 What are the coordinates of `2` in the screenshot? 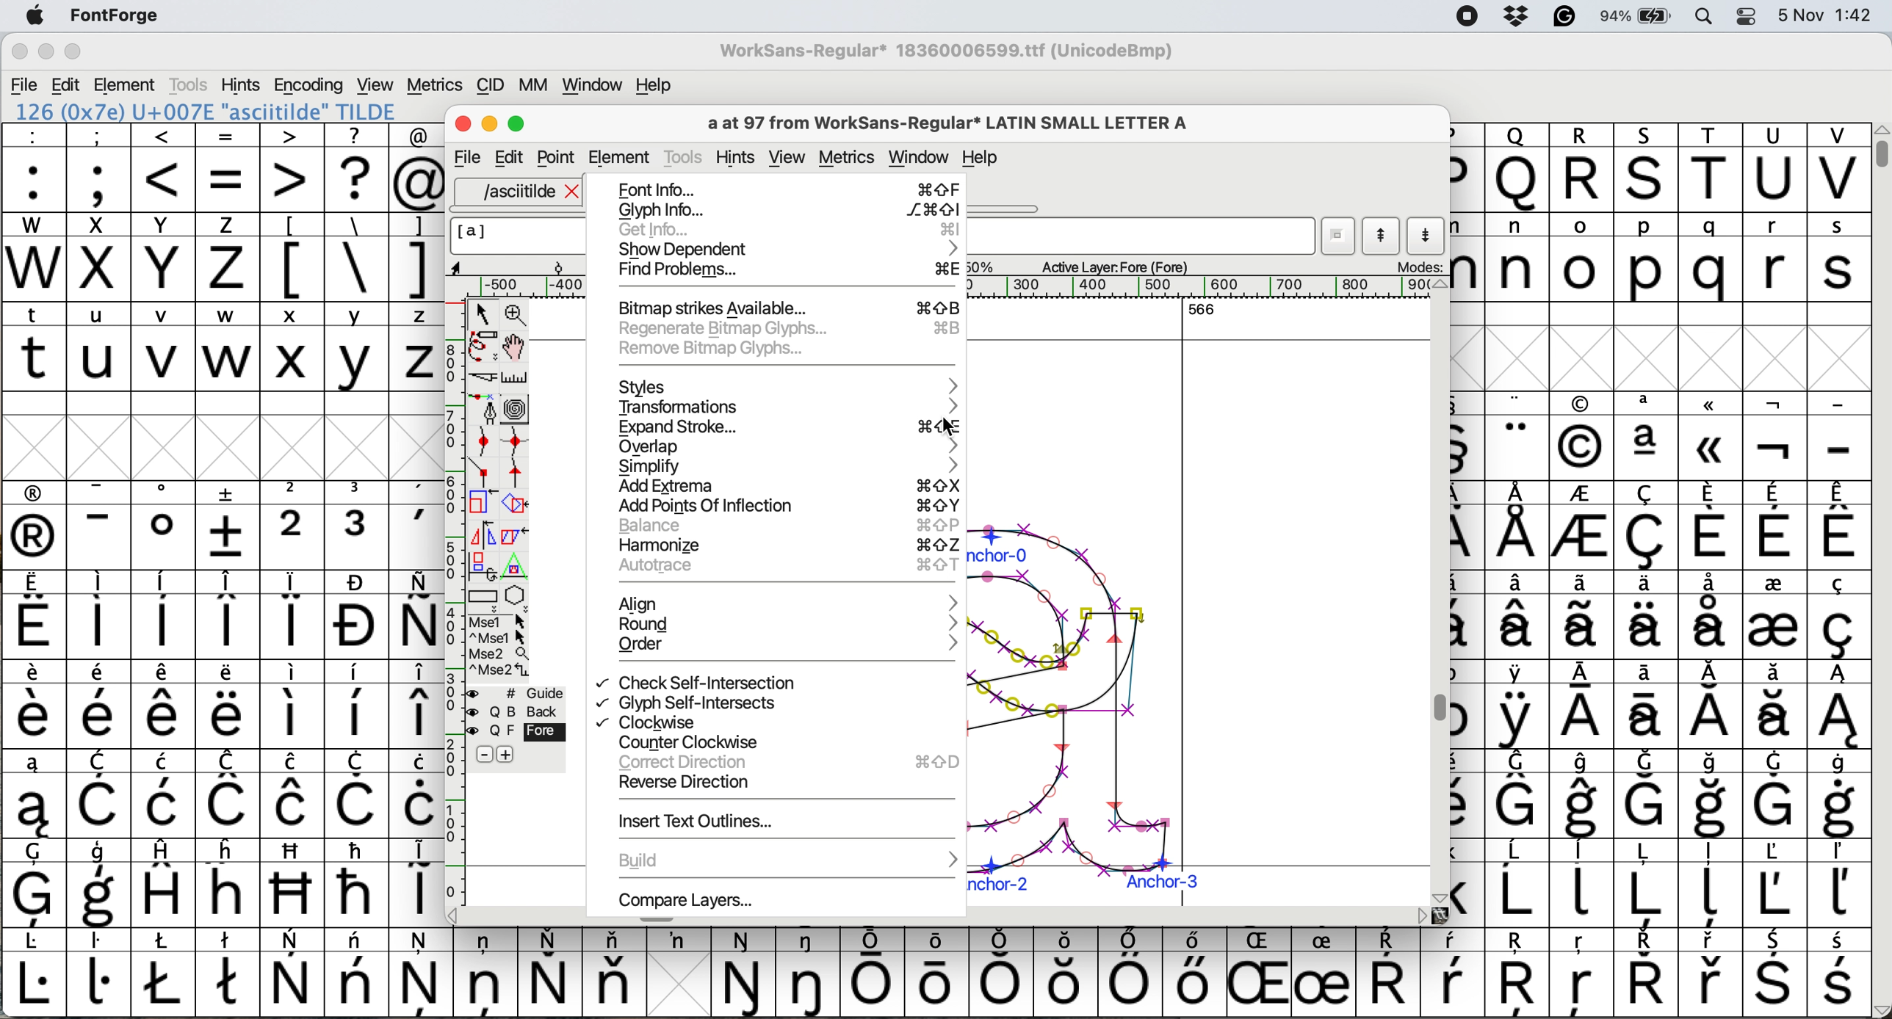 It's located at (293, 525).